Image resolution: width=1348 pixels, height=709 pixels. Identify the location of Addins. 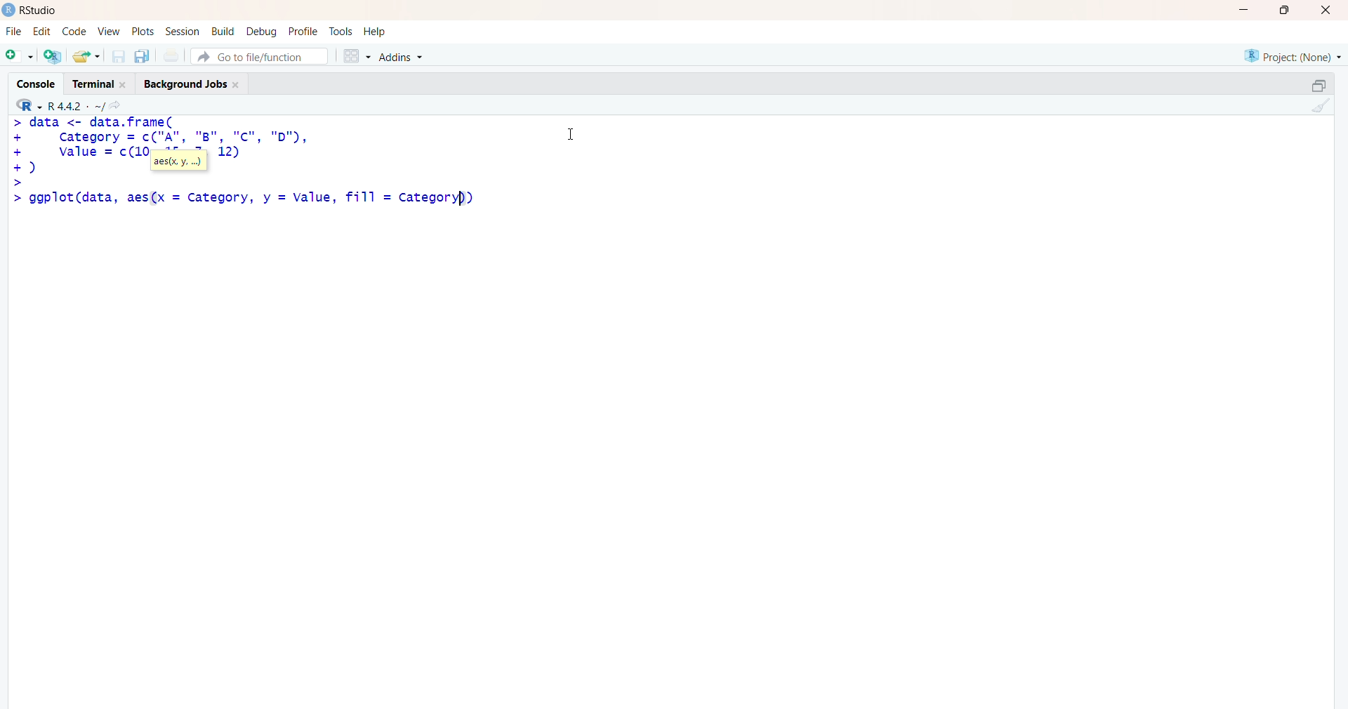
(404, 58).